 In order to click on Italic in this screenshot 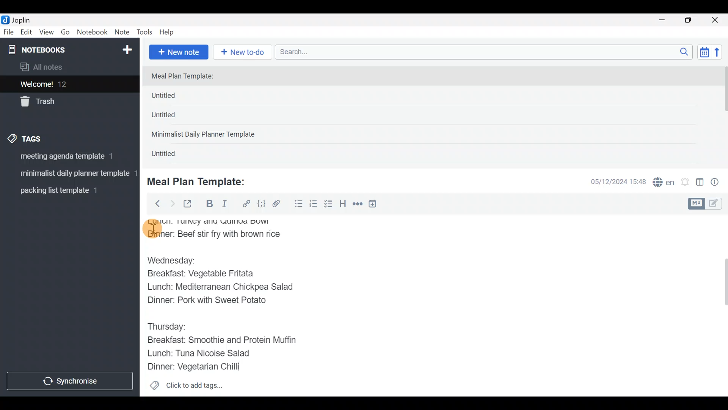, I will do `click(224, 205)`.